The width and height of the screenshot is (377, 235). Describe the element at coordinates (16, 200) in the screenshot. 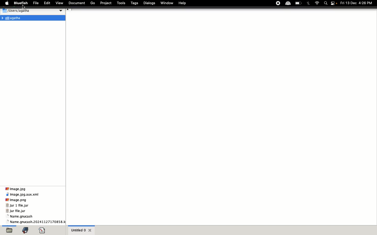

I see `PNG` at that location.